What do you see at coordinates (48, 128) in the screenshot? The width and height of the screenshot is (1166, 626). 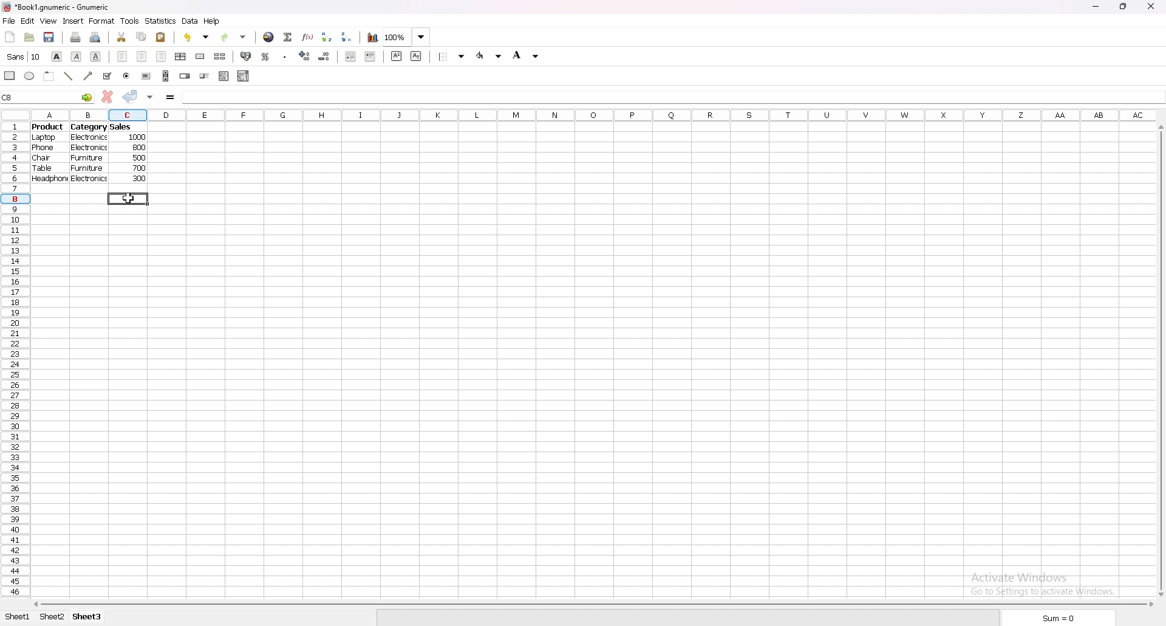 I see `product` at bounding box center [48, 128].